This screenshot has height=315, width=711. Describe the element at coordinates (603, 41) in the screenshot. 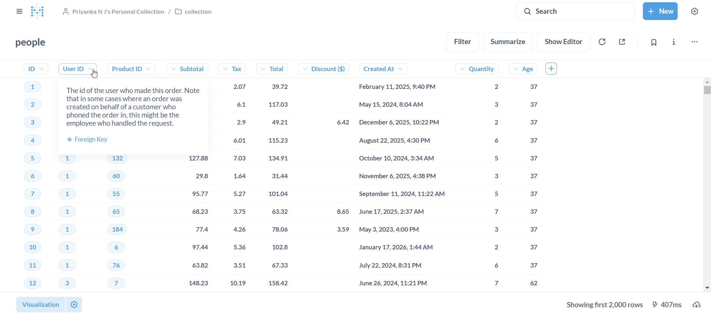

I see `auto-refresh` at that location.